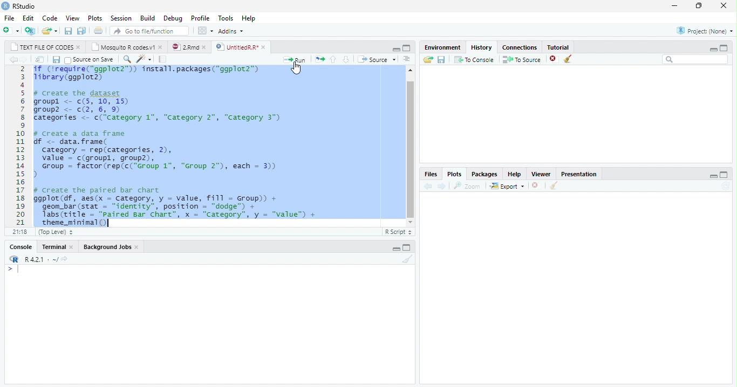 The height and width of the screenshot is (387, 737). I want to click on sync, so click(727, 187).